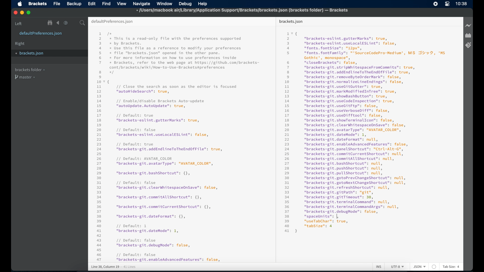 The height and width of the screenshot is (272, 484). What do you see at coordinates (41, 33) in the screenshot?
I see `defaultpreferences.json` at bounding box center [41, 33].